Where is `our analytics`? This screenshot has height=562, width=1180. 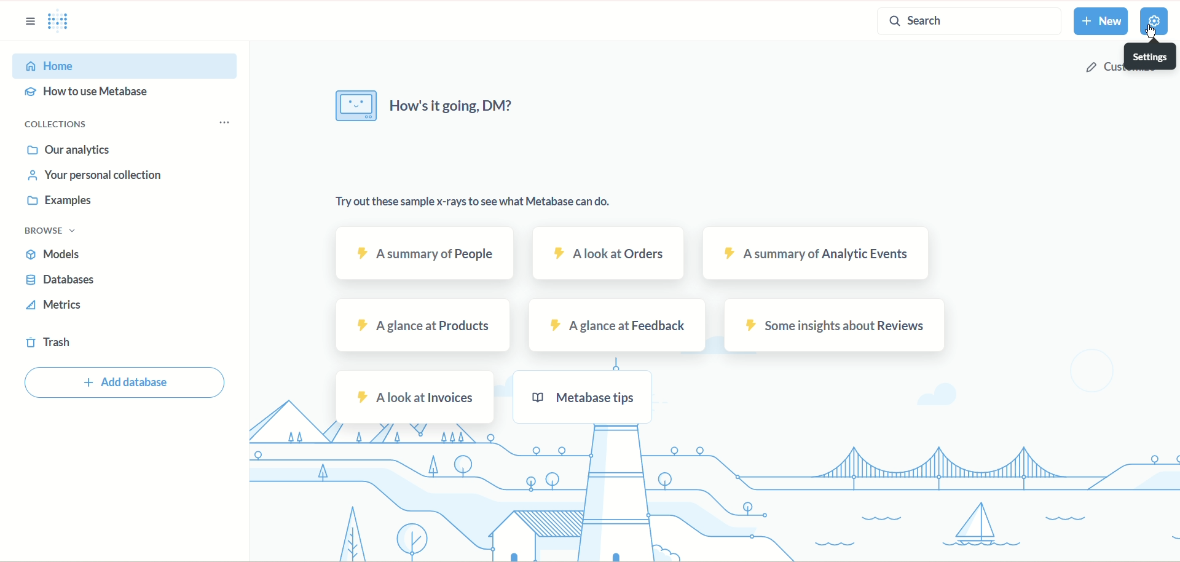
our analytics is located at coordinates (66, 152).